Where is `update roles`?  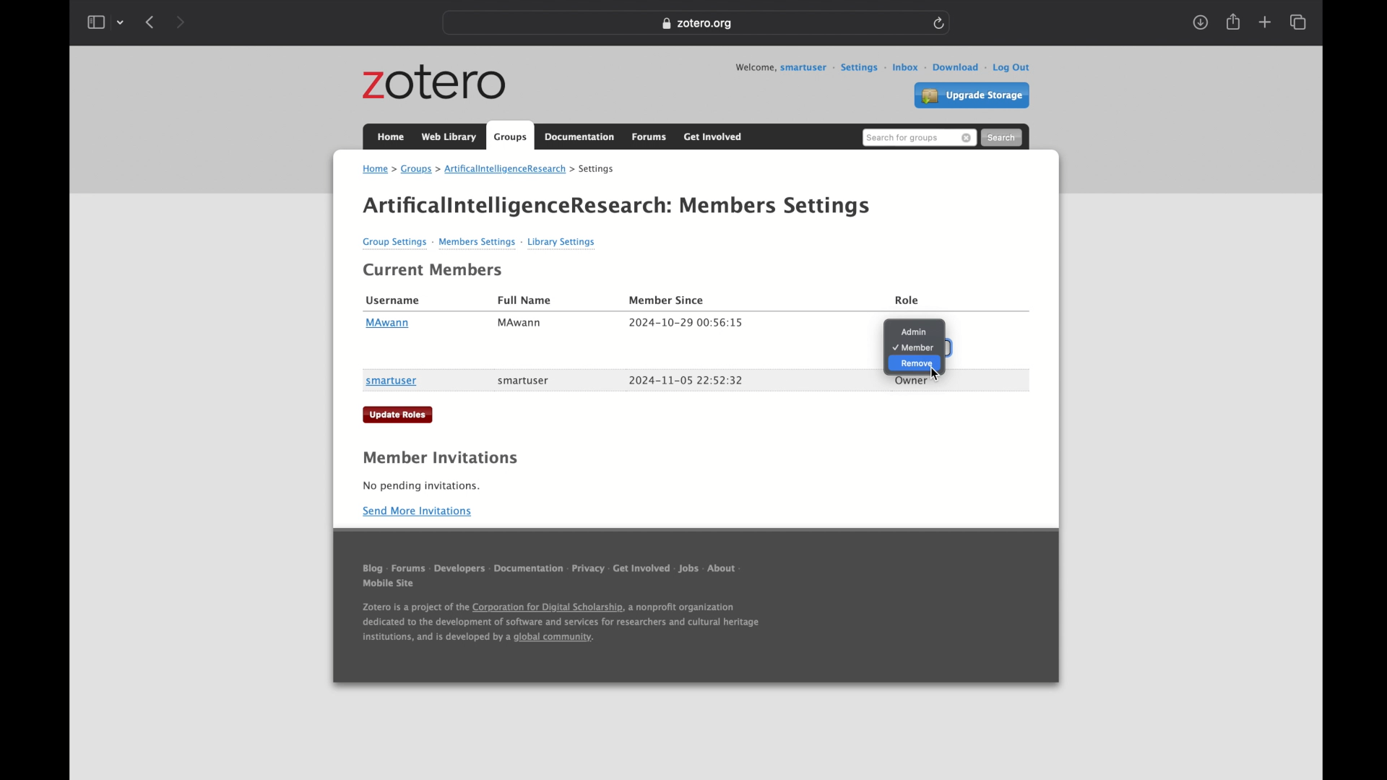
update roles is located at coordinates (399, 415).